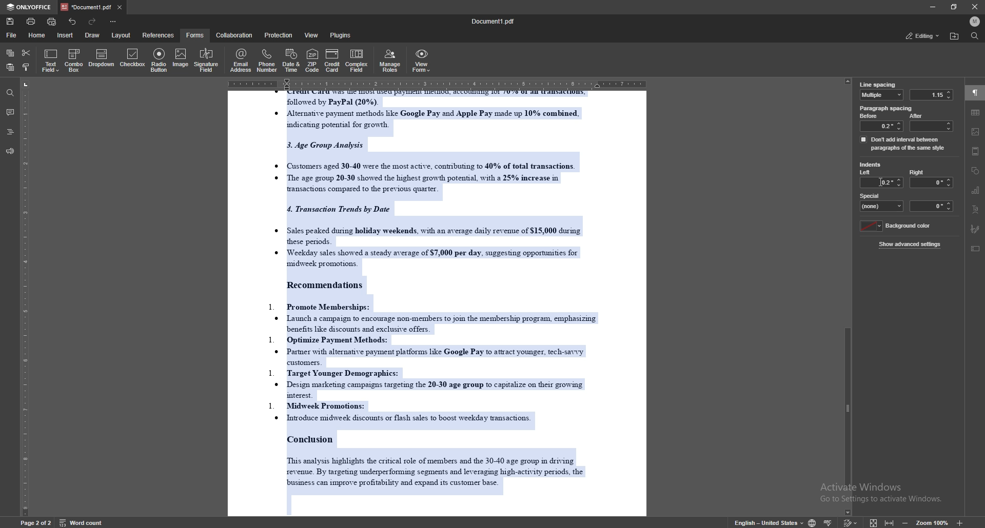  What do you see at coordinates (65, 35) in the screenshot?
I see `insert` at bounding box center [65, 35].